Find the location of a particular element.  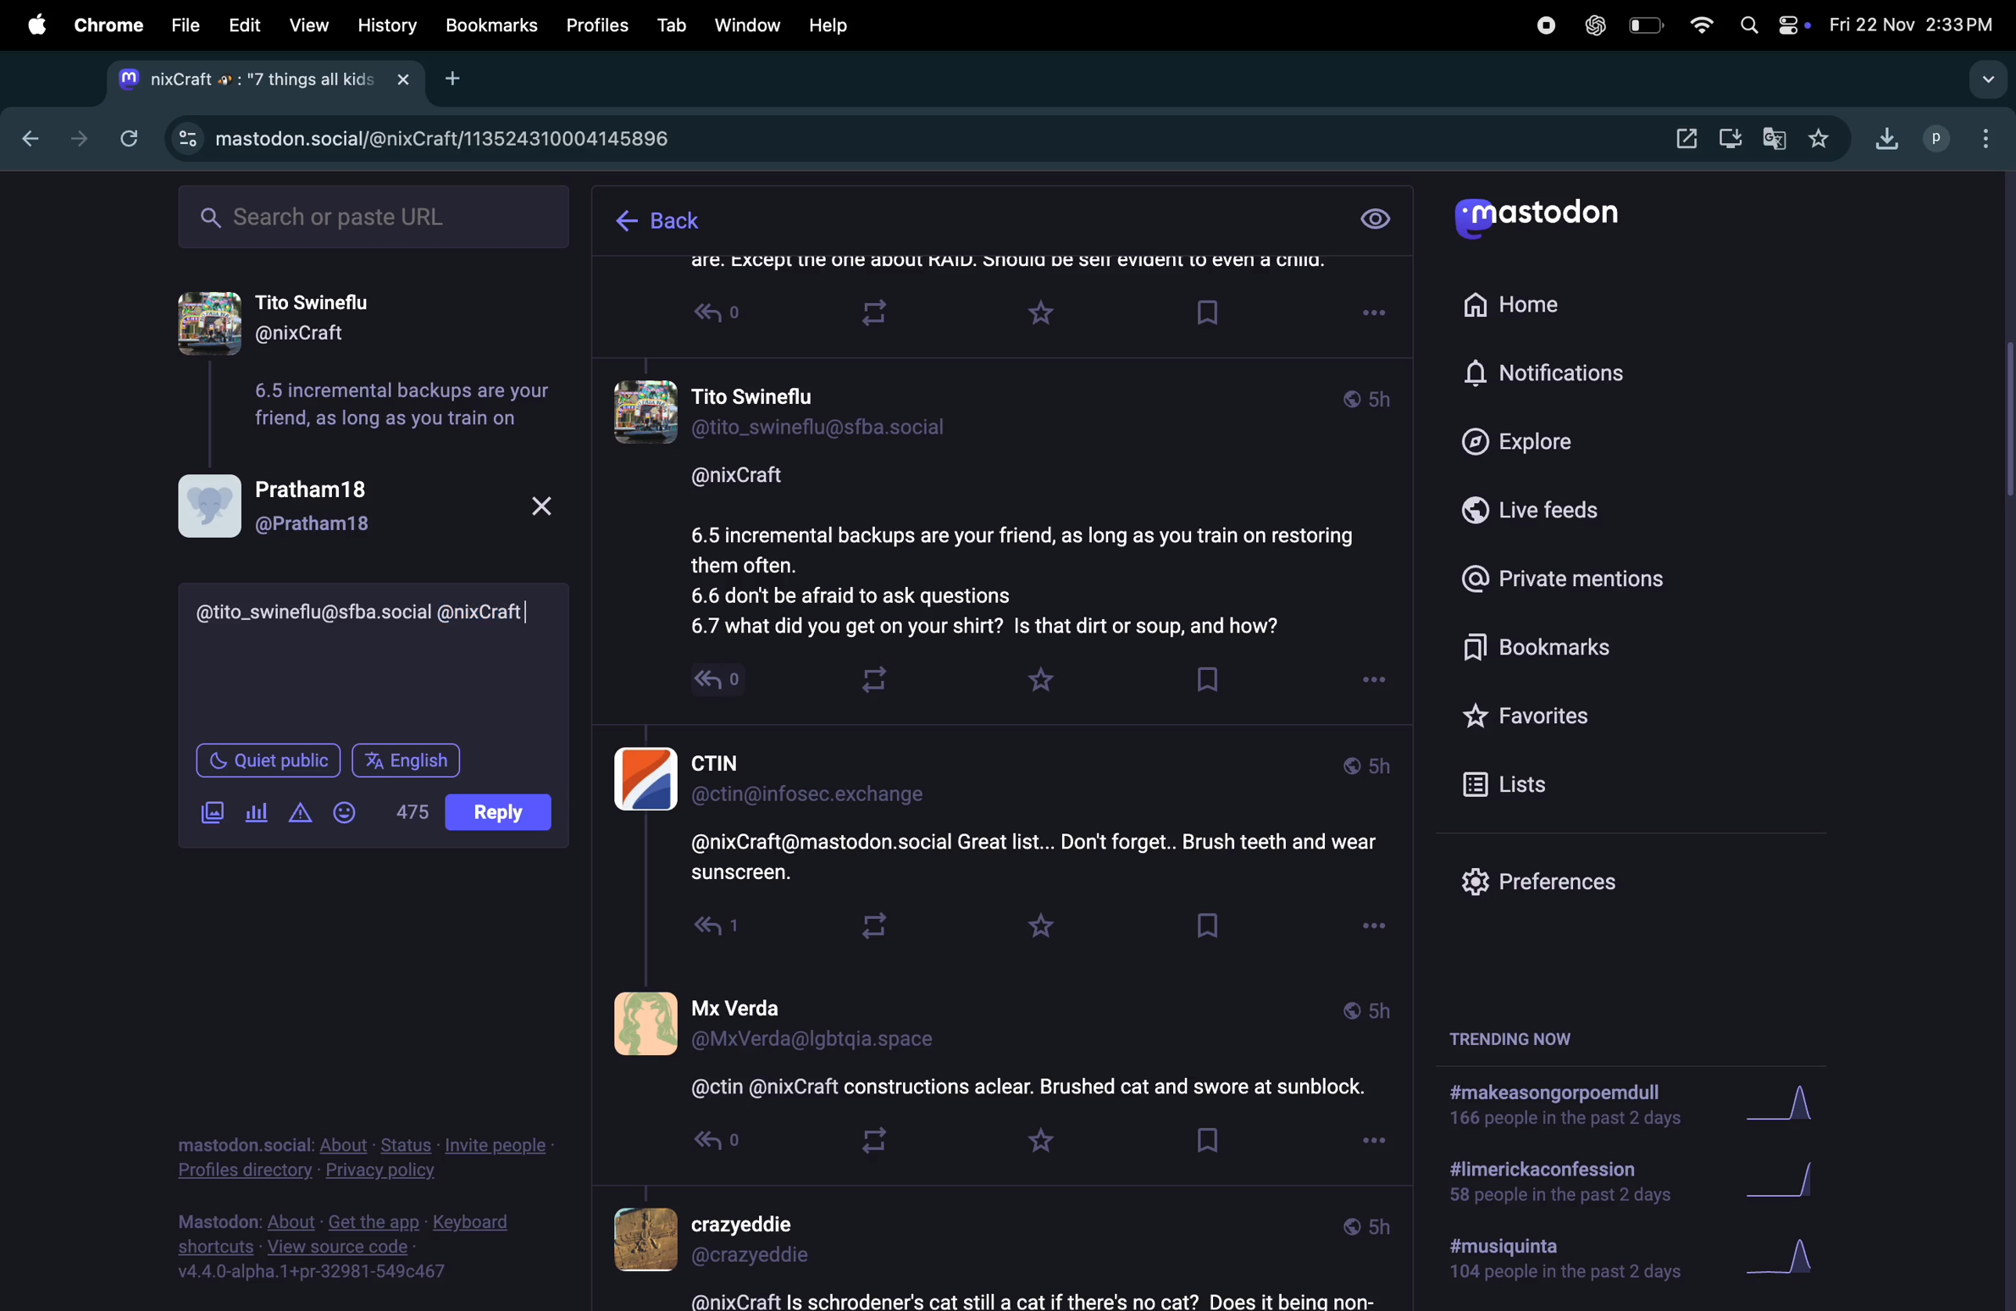

Loop is located at coordinates (893, 315).